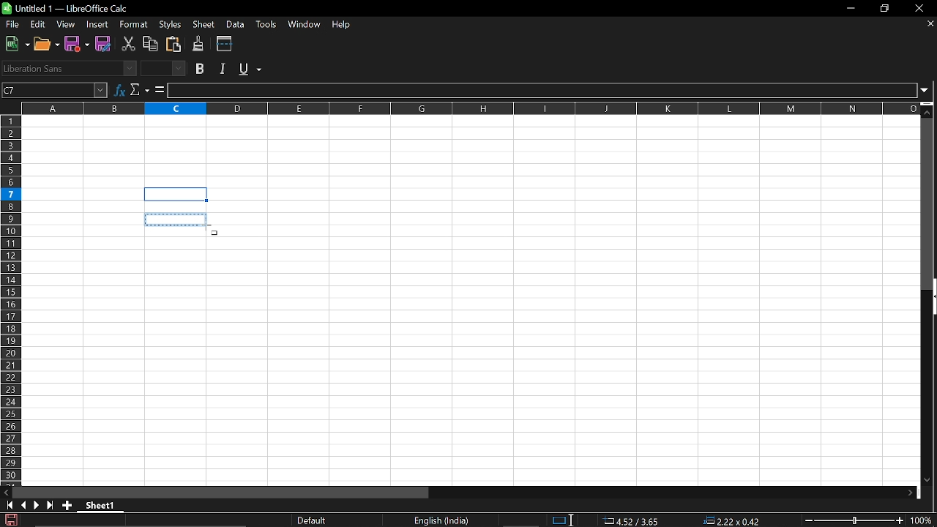 This screenshot has width=937, height=527. What do you see at coordinates (12, 299) in the screenshot?
I see `Rows` at bounding box center [12, 299].